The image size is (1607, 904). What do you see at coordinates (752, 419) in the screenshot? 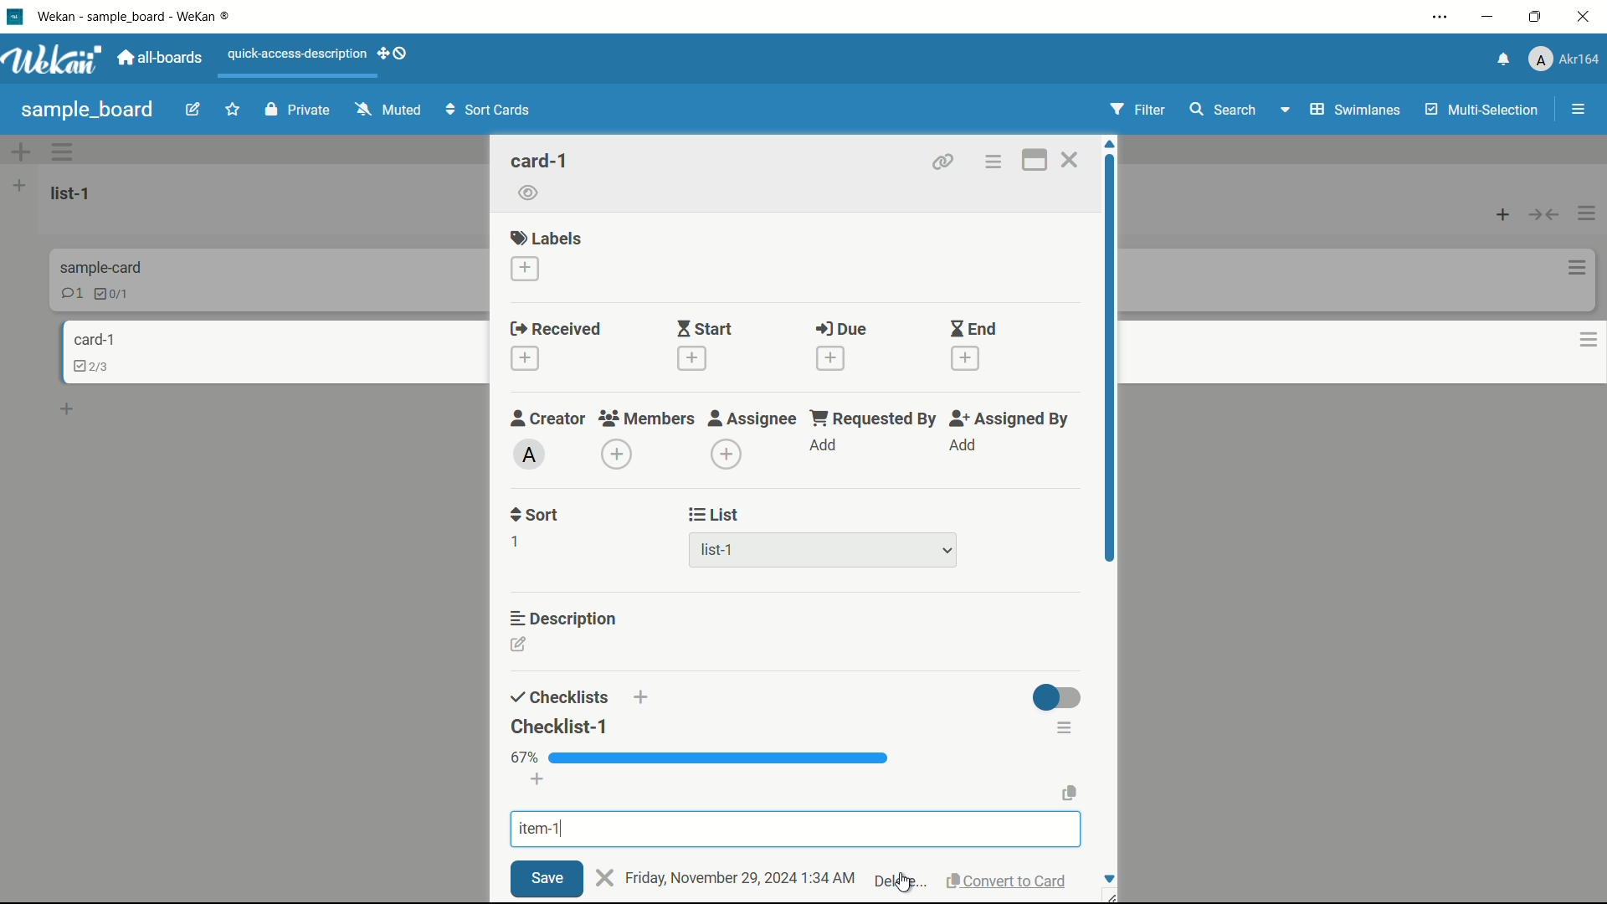
I see `assignee` at bounding box center [752, 419].